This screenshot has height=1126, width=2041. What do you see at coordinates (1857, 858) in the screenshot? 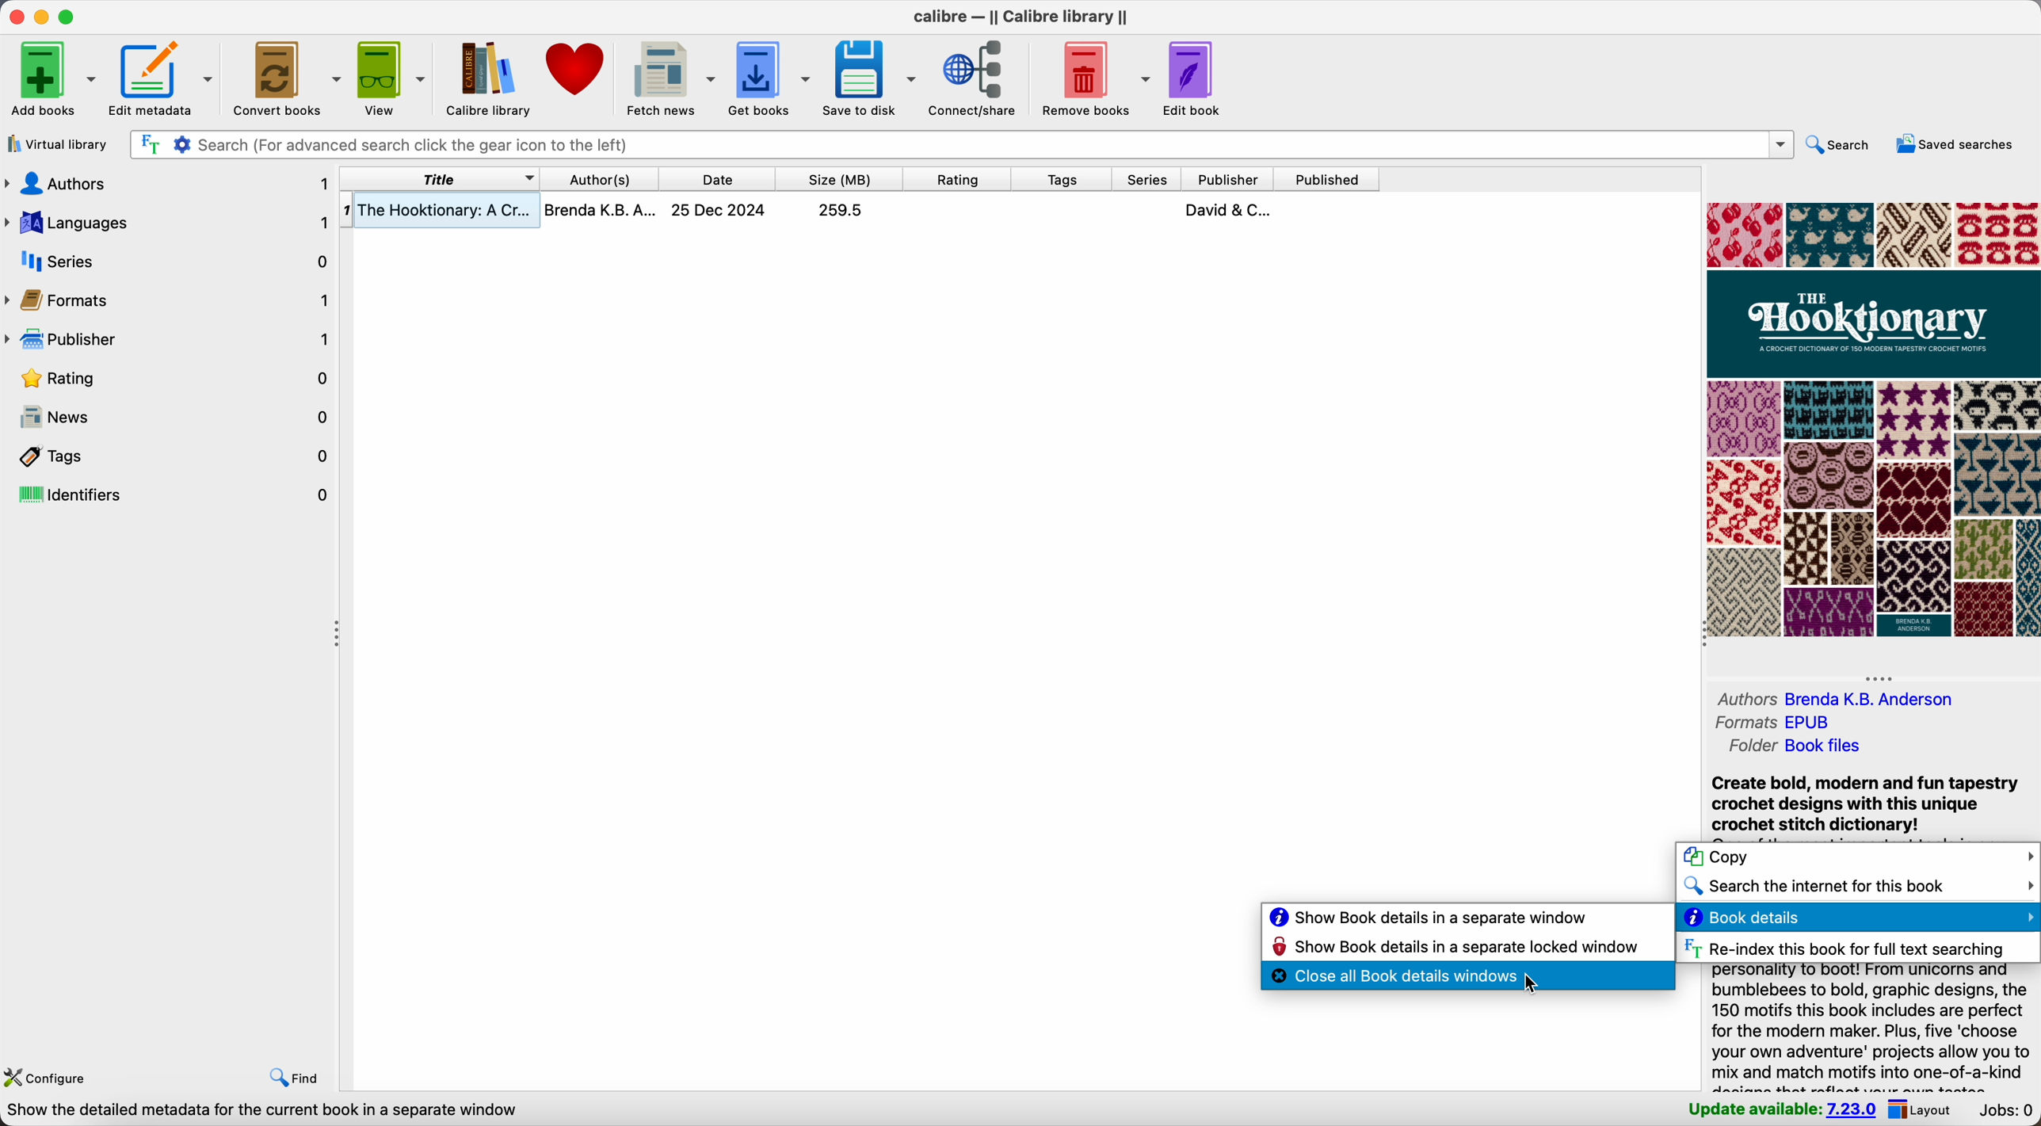
I see `copy` at bounding box center [1857, 858].